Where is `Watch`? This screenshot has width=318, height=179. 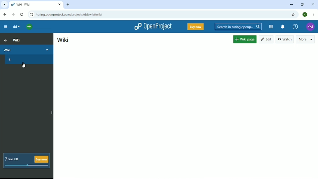 Watch is located at coordinates (284, 39).